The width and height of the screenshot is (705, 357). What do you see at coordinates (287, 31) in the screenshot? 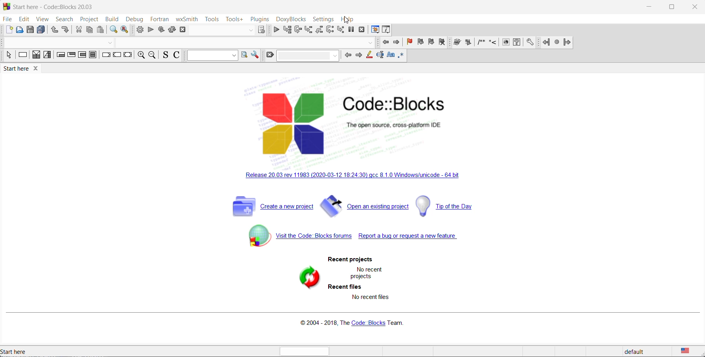
I see `run to cursor` at bounding box center [287, 31].